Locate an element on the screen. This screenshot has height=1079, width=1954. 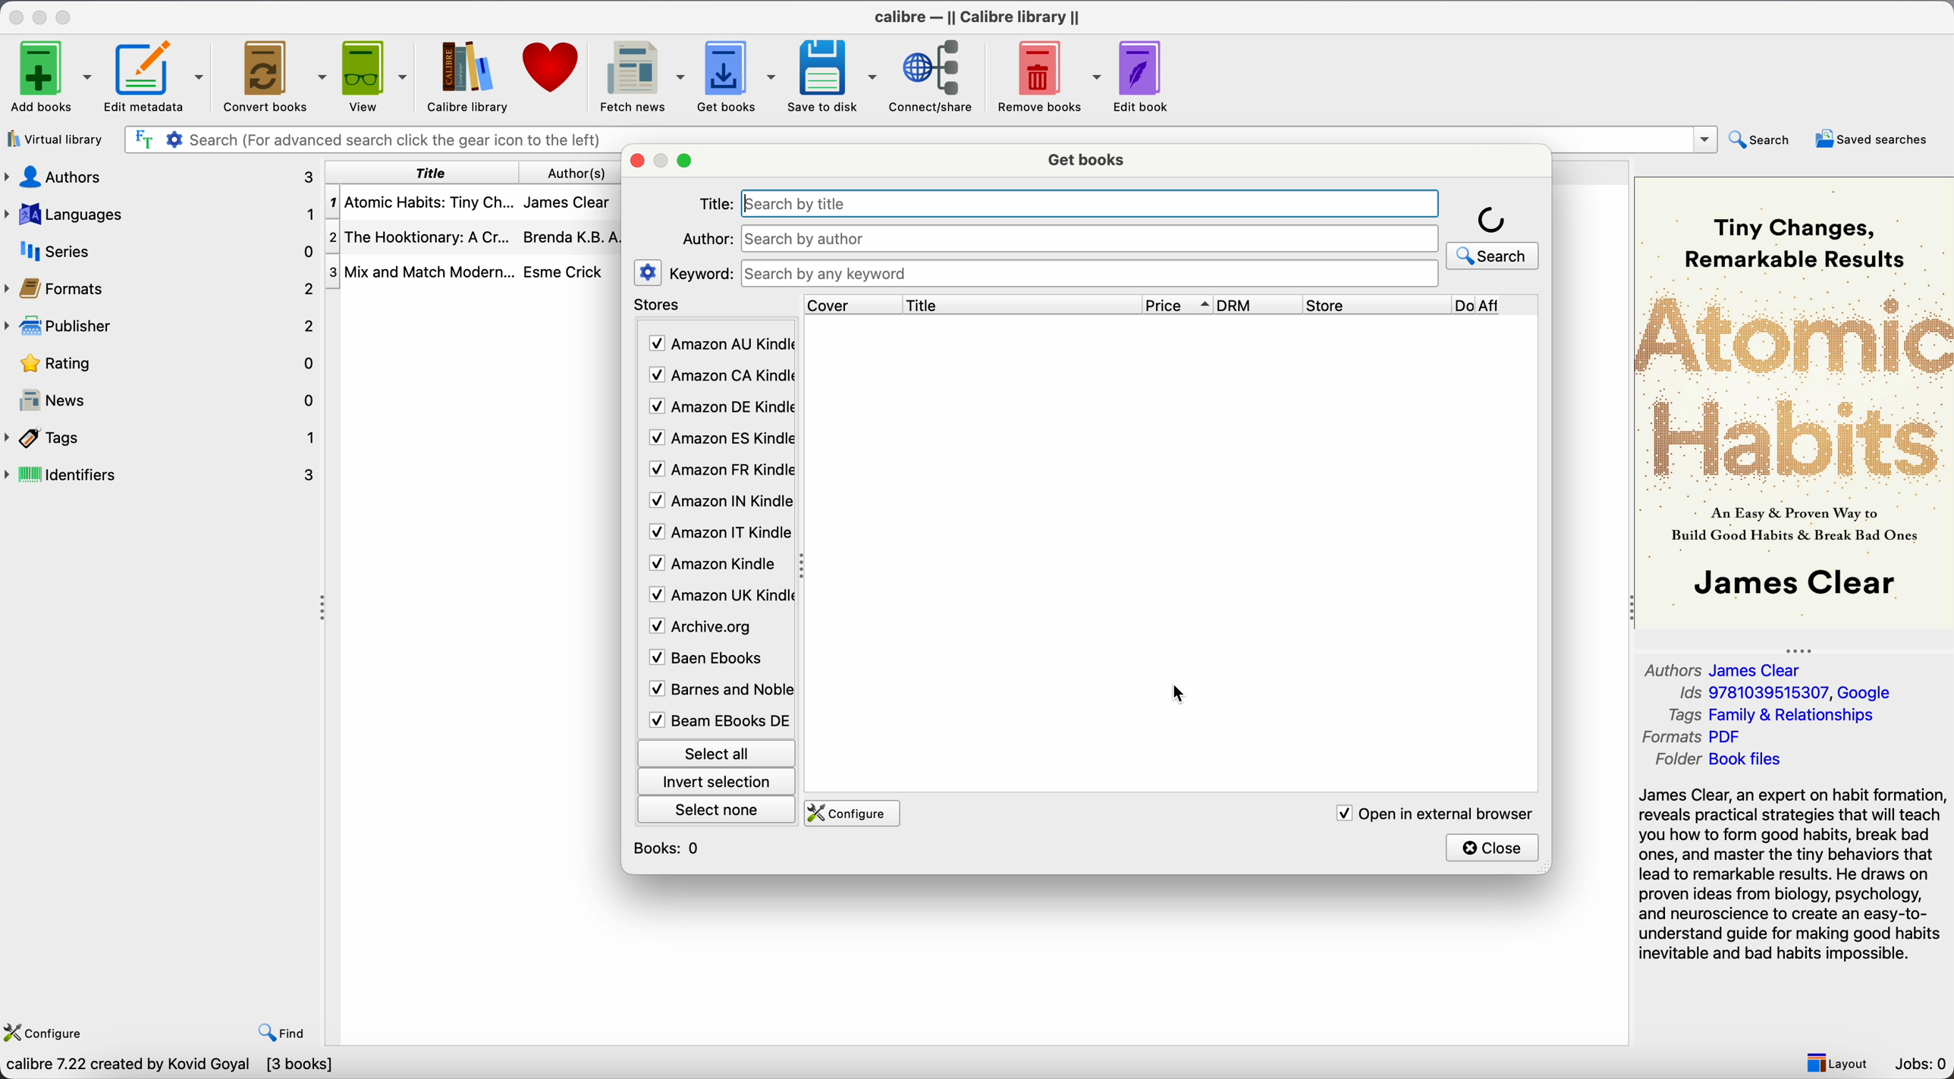
saved searches is located at coordinates (1872, 137).